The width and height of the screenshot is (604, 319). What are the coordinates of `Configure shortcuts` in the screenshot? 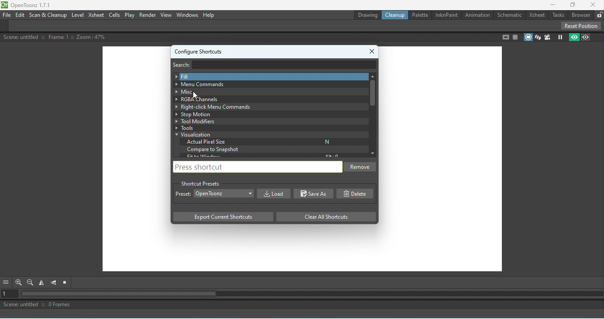 It's located at (199, 50).